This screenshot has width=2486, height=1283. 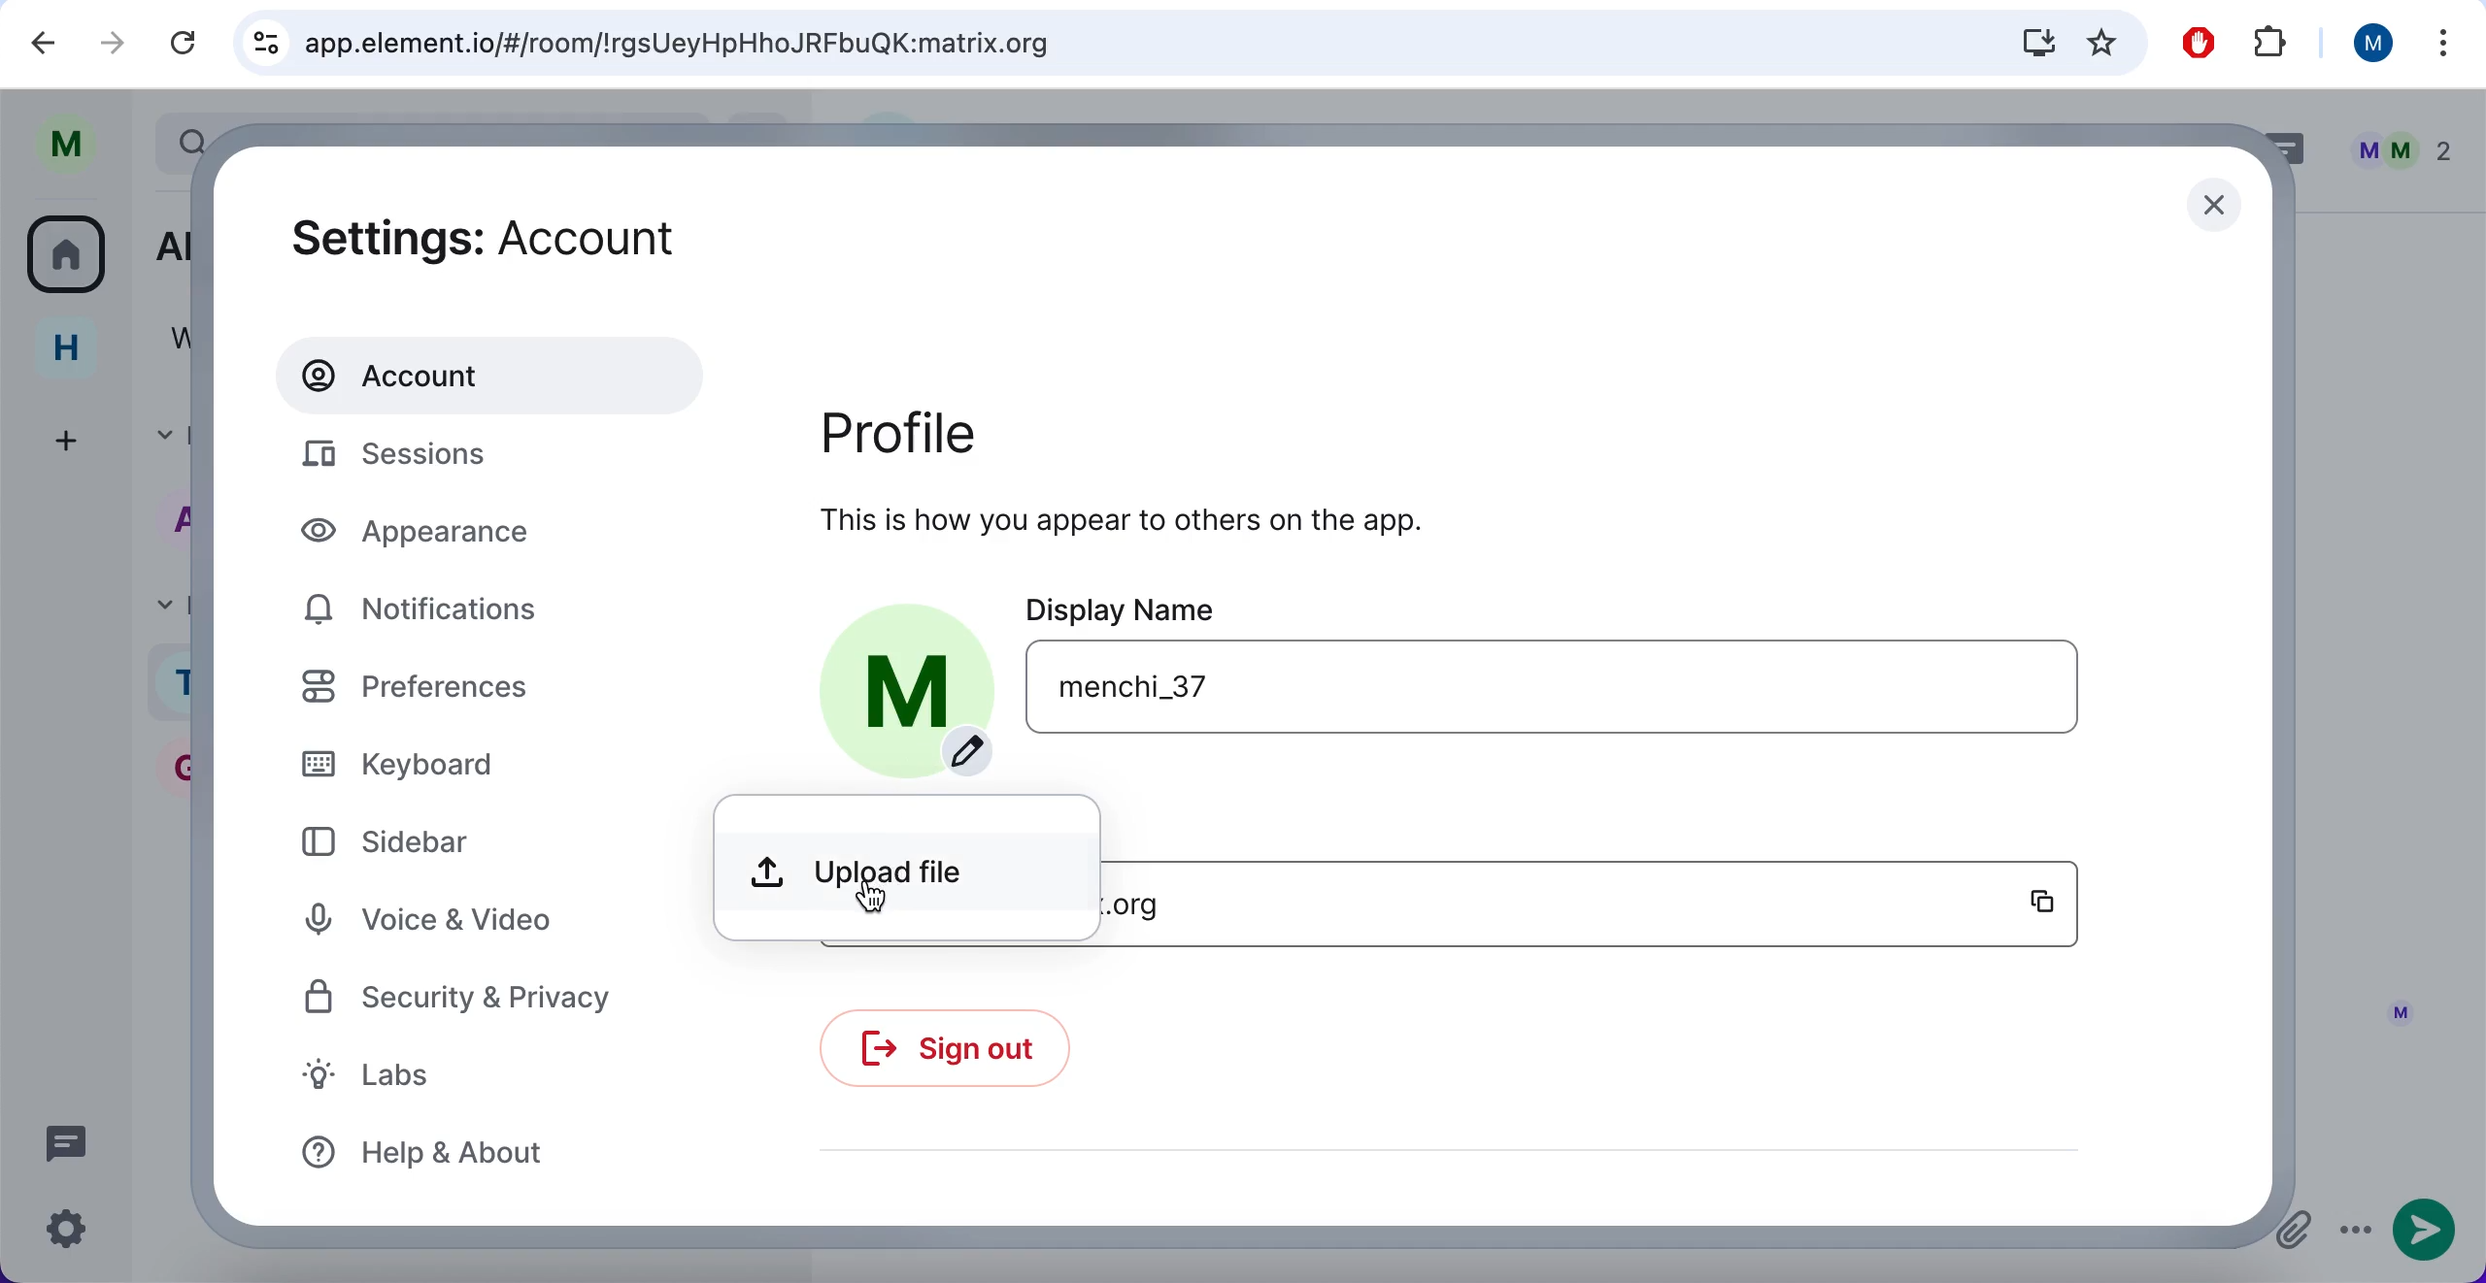 What do you see at coordinates (2354, 1235) in the screenshot?
I see `options` at bounding box center [2354, 1235].